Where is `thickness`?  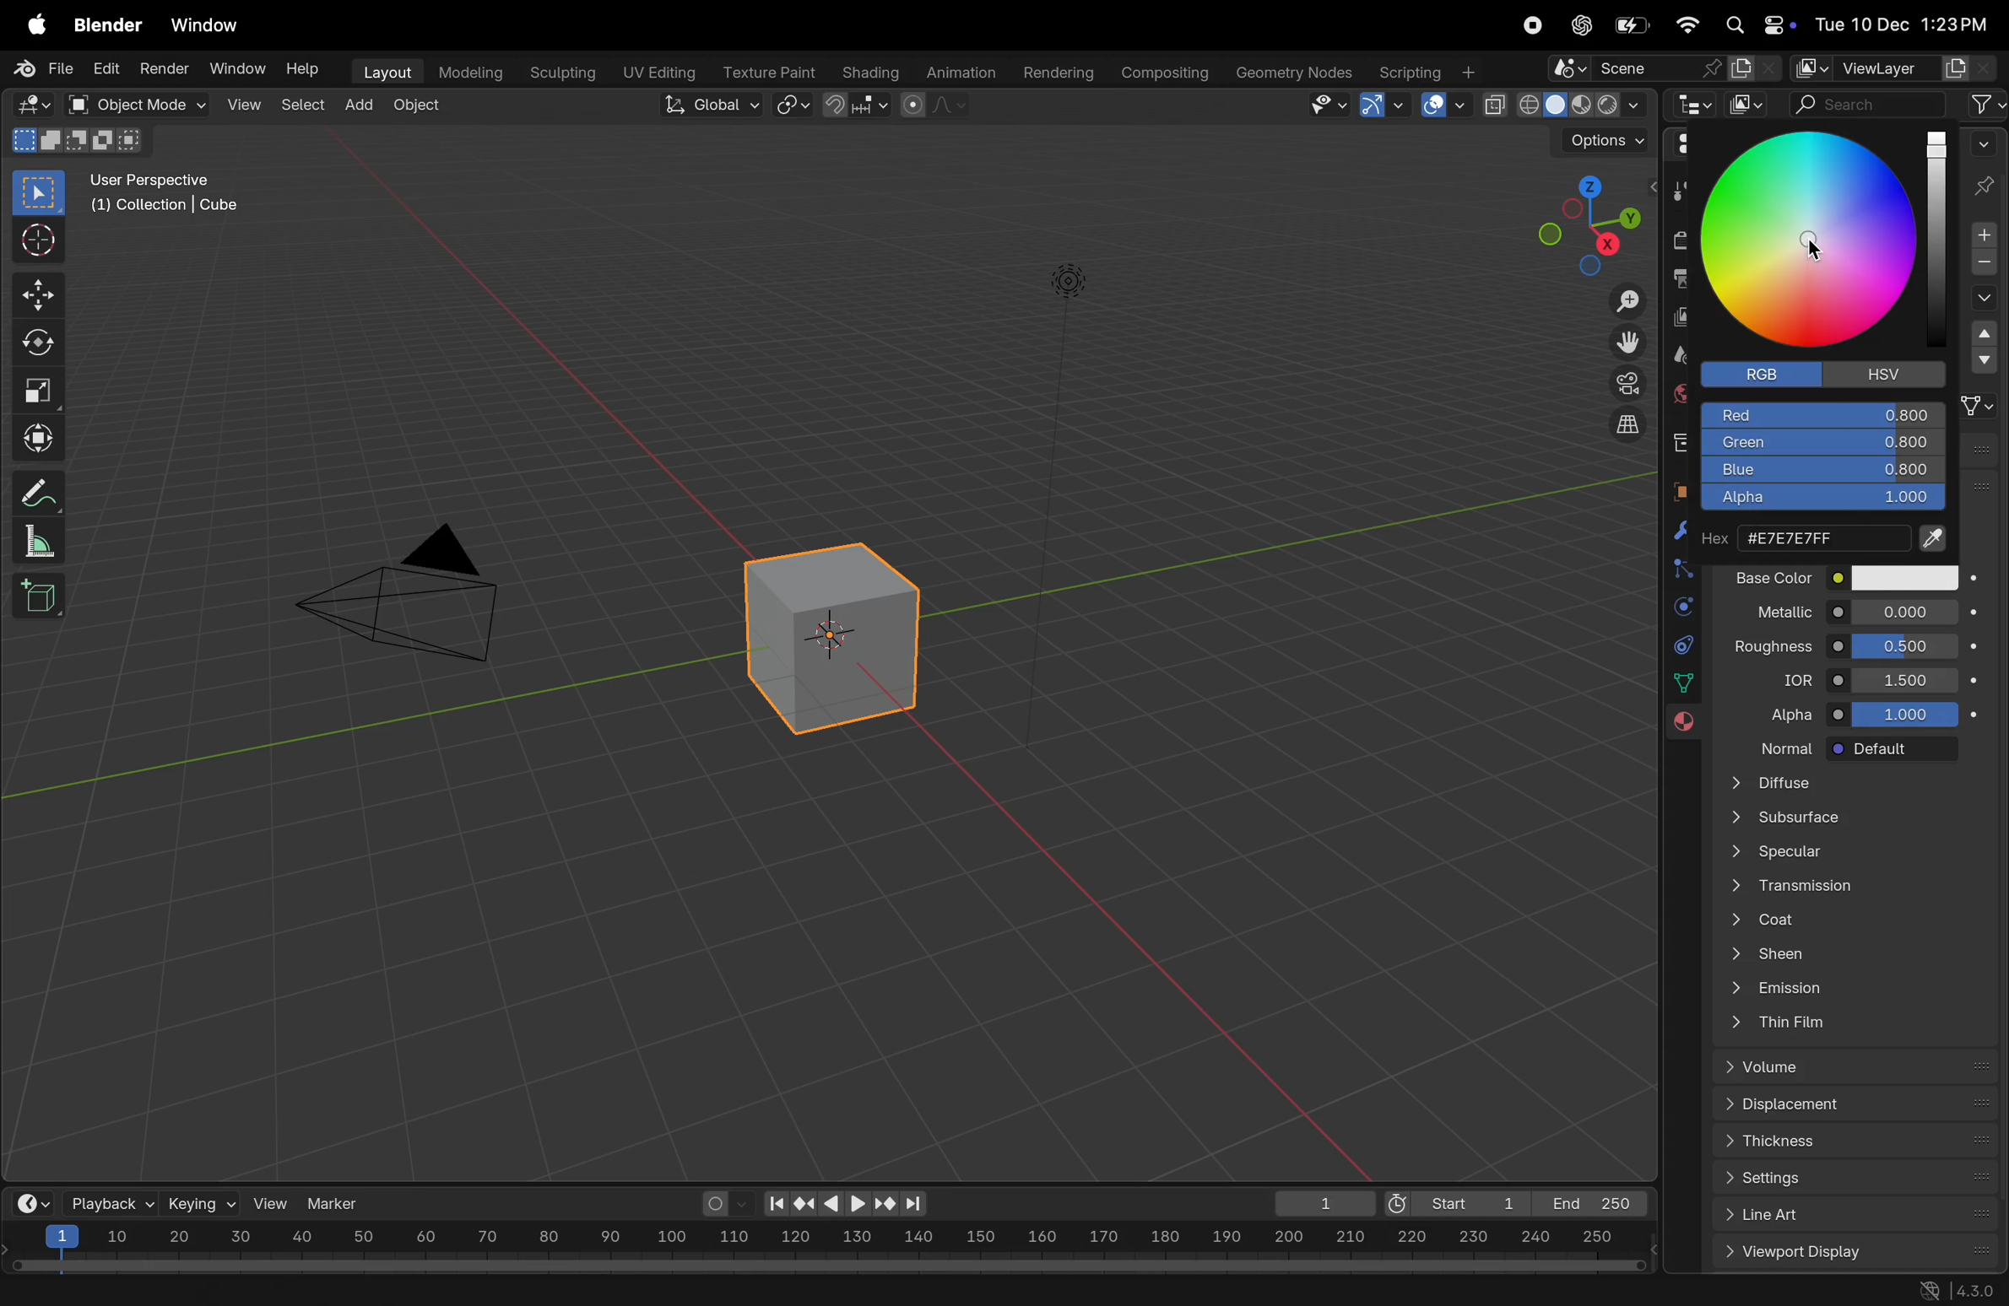 thickness is located at coordinates (1859, 1145).